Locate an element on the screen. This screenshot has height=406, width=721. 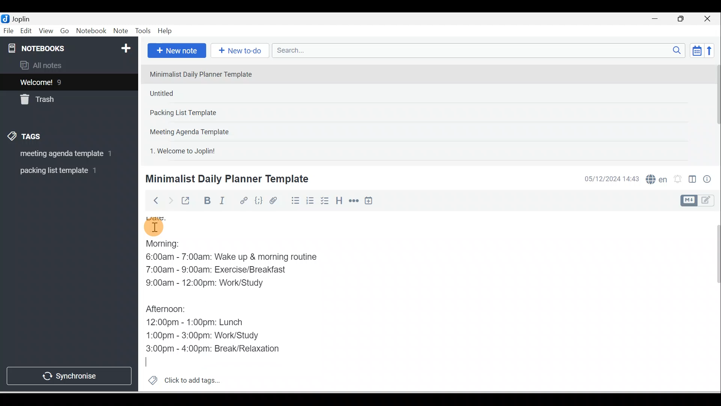
Checkbox is located at coordinates (324, 201).